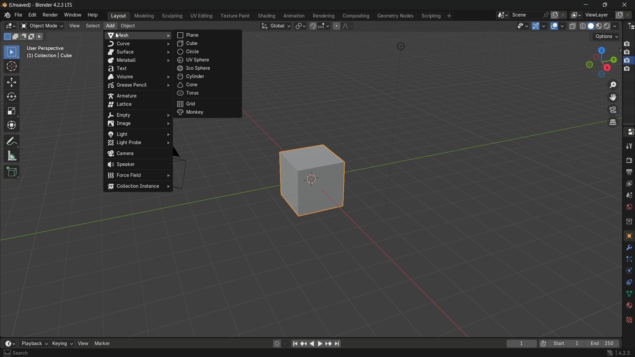 The width and height of the screenshot is (635, 357). What do you see at coordinates (138, 176) in the screenshot?
I see `force field` at bounding box center [138, 176].